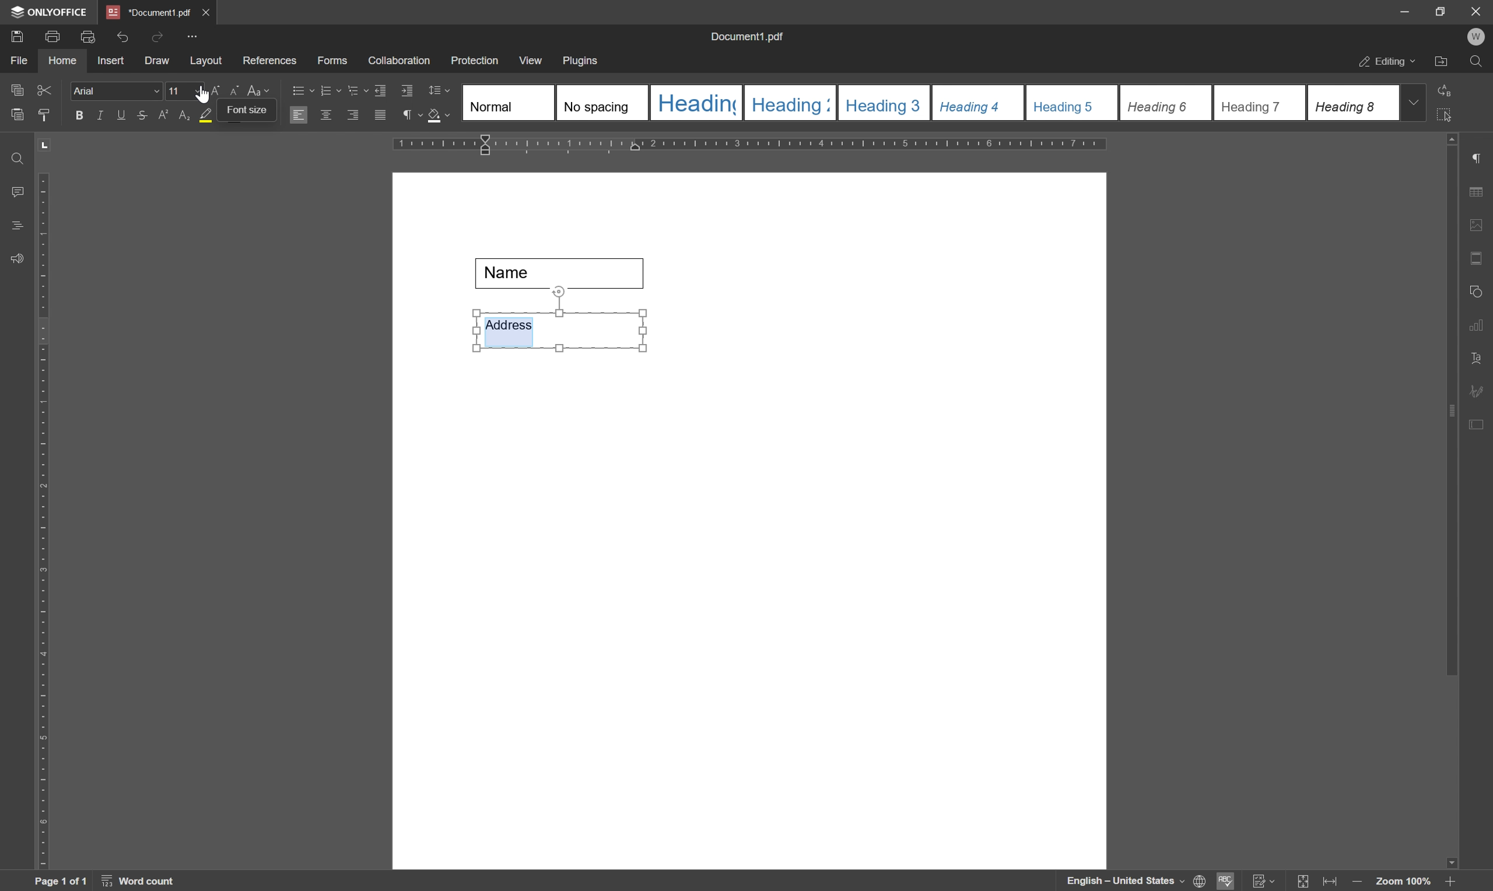 Image resolution: width=1493 pixels, height=891 pixels. What do you see at coordinates (400, 61) in the screenshot?
I see `collaboration` at bounding box center [400, 61].